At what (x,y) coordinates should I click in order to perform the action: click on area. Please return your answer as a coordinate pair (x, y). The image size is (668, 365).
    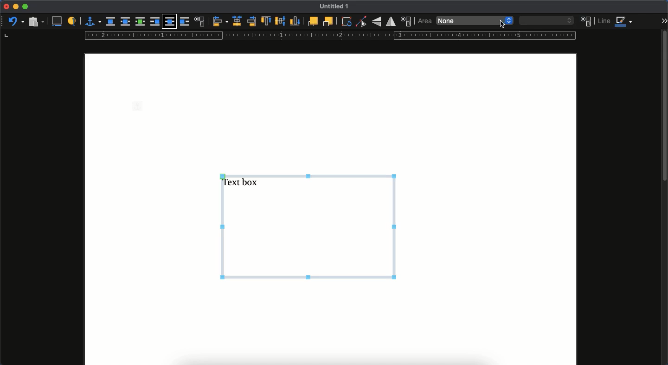
    Looking at the image, I should click on (425, 21).